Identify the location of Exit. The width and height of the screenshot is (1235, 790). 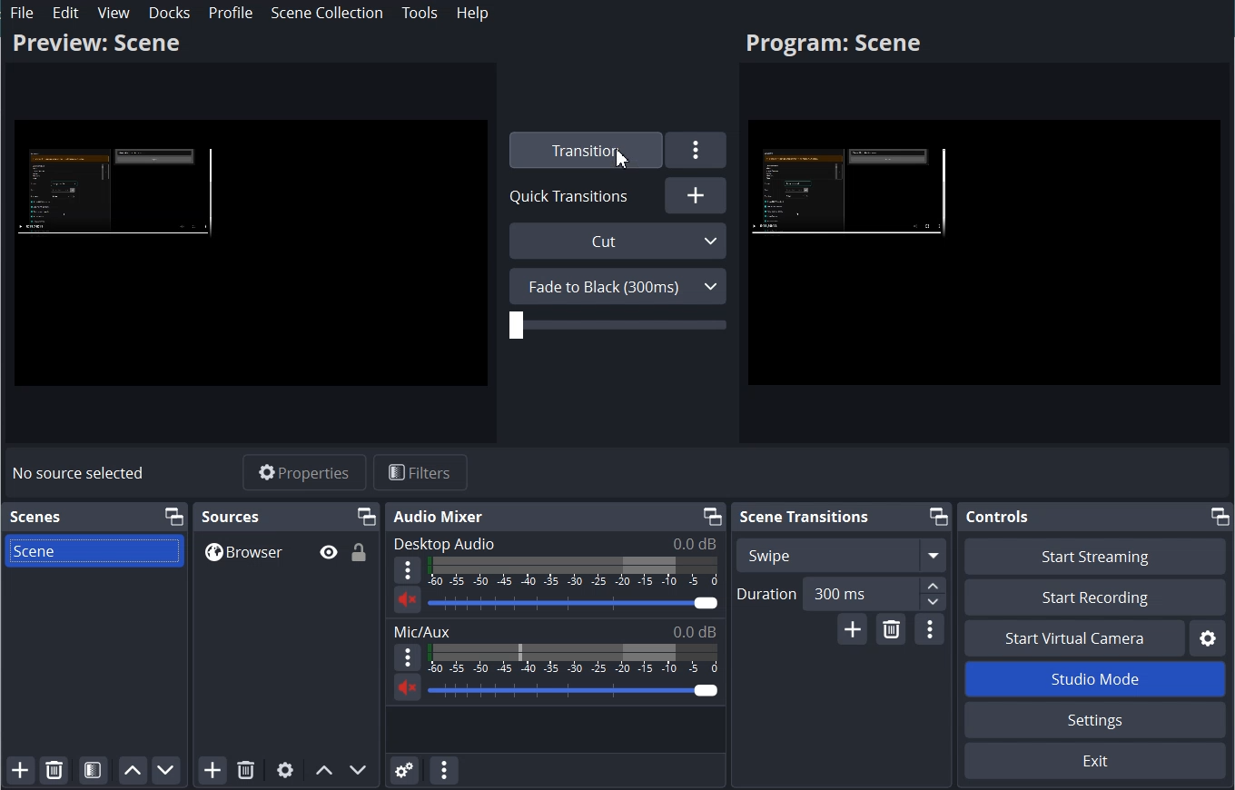
(1093, 762).